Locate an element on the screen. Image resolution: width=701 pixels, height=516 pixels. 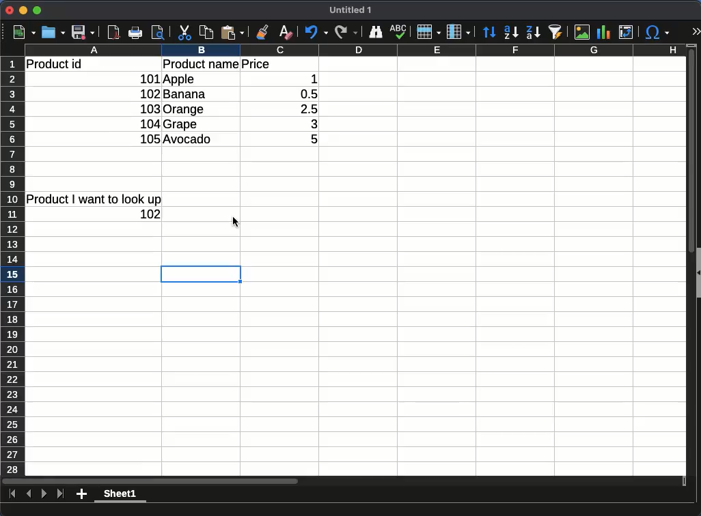
finder is located at coordinates (376, 32).